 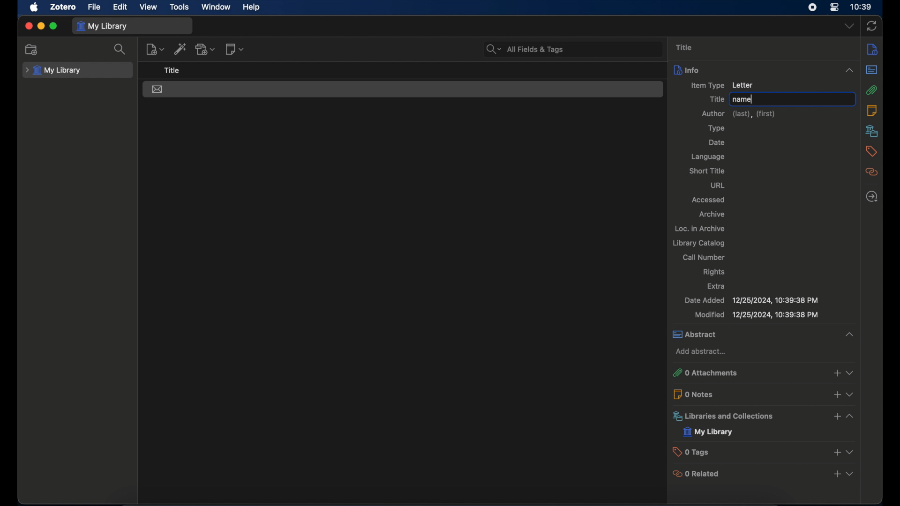 What do you see at coordinates (757, 314) in the screenshot?
I see `modified` at bounding box center [757, 314].